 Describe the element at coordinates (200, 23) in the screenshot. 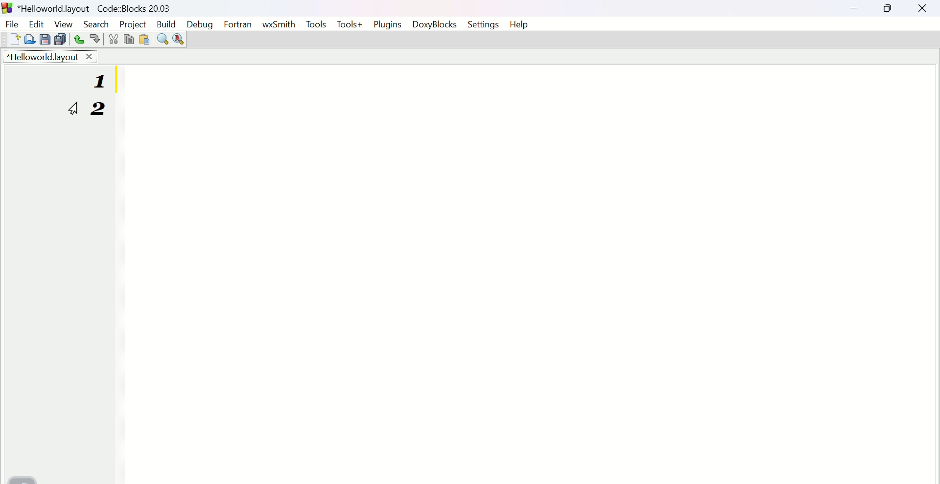

I see `Debug` at that location.